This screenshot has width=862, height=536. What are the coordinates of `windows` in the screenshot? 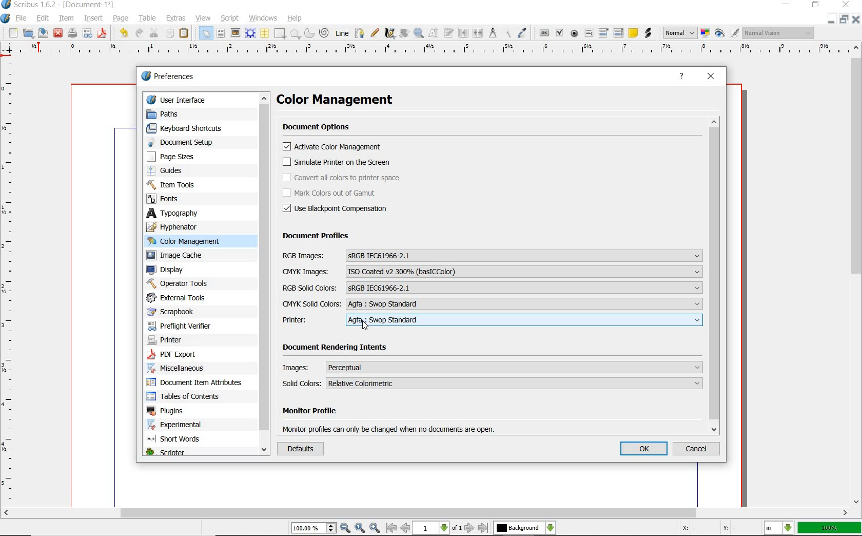 It's located at (263, 17).